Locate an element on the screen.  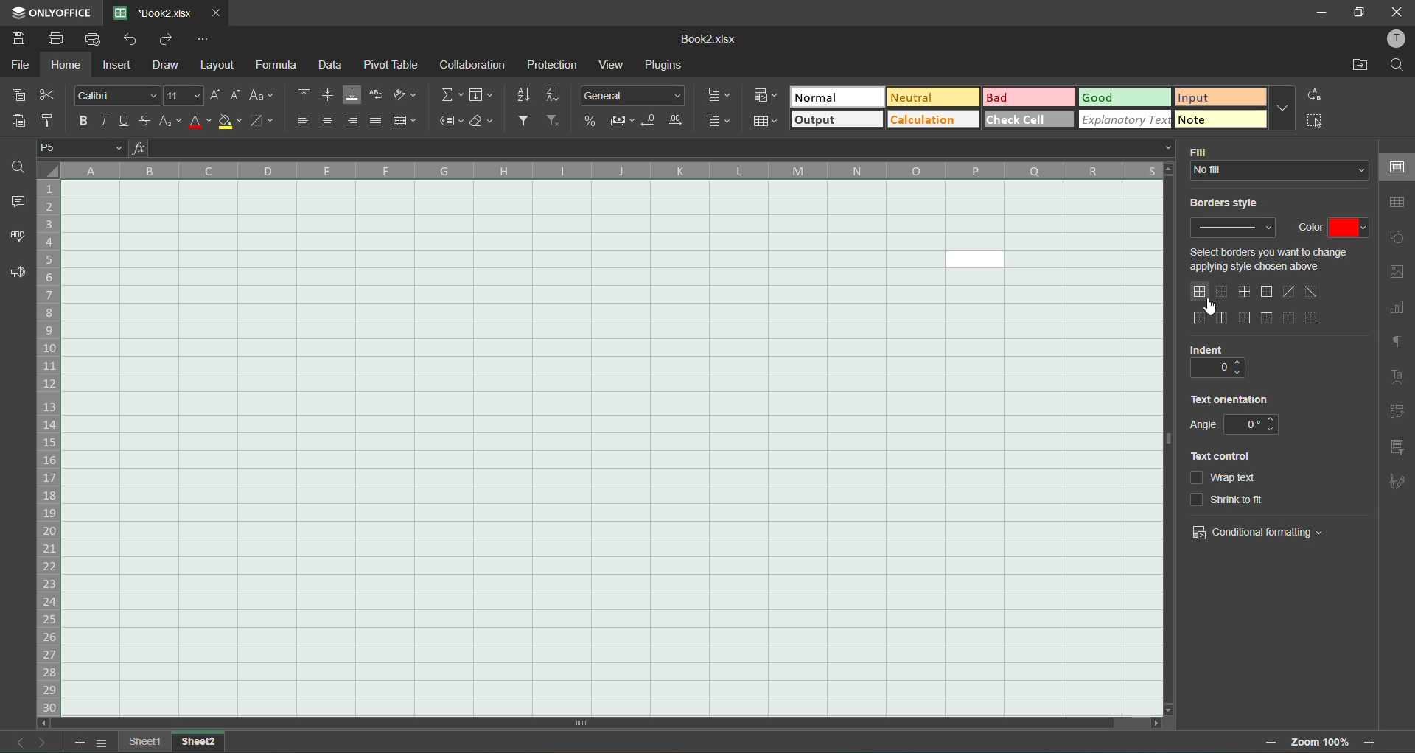
cut is located at coordinates (48, 97).